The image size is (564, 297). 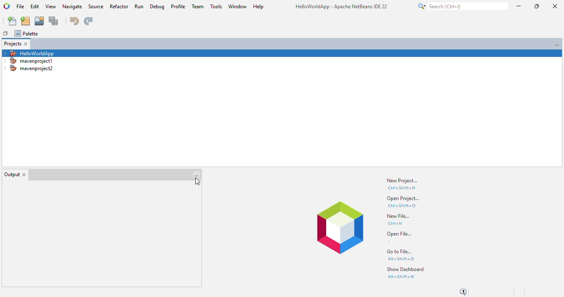 What do you see at coordinates (519, 6) in the screenshot?
I see `minimize` at bounding box center [519, 6].